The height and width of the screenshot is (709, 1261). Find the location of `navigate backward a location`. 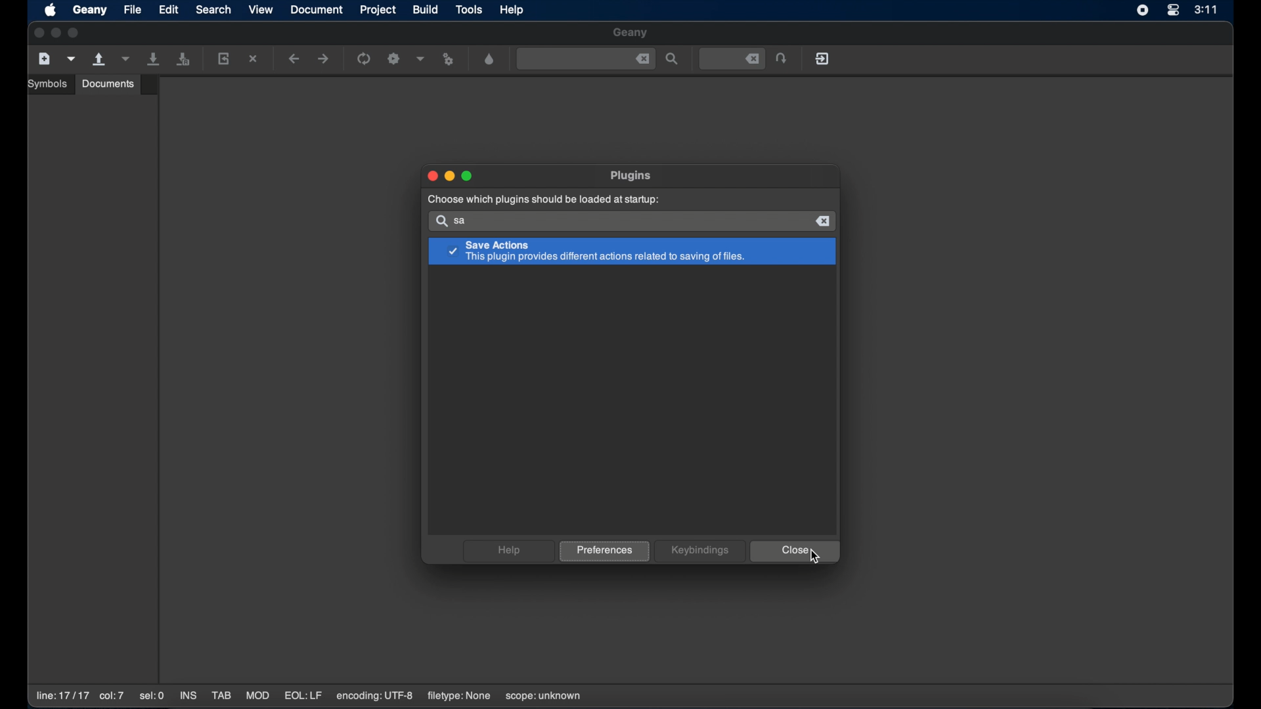

navigate backward a location is located at coordinates (294, 60).